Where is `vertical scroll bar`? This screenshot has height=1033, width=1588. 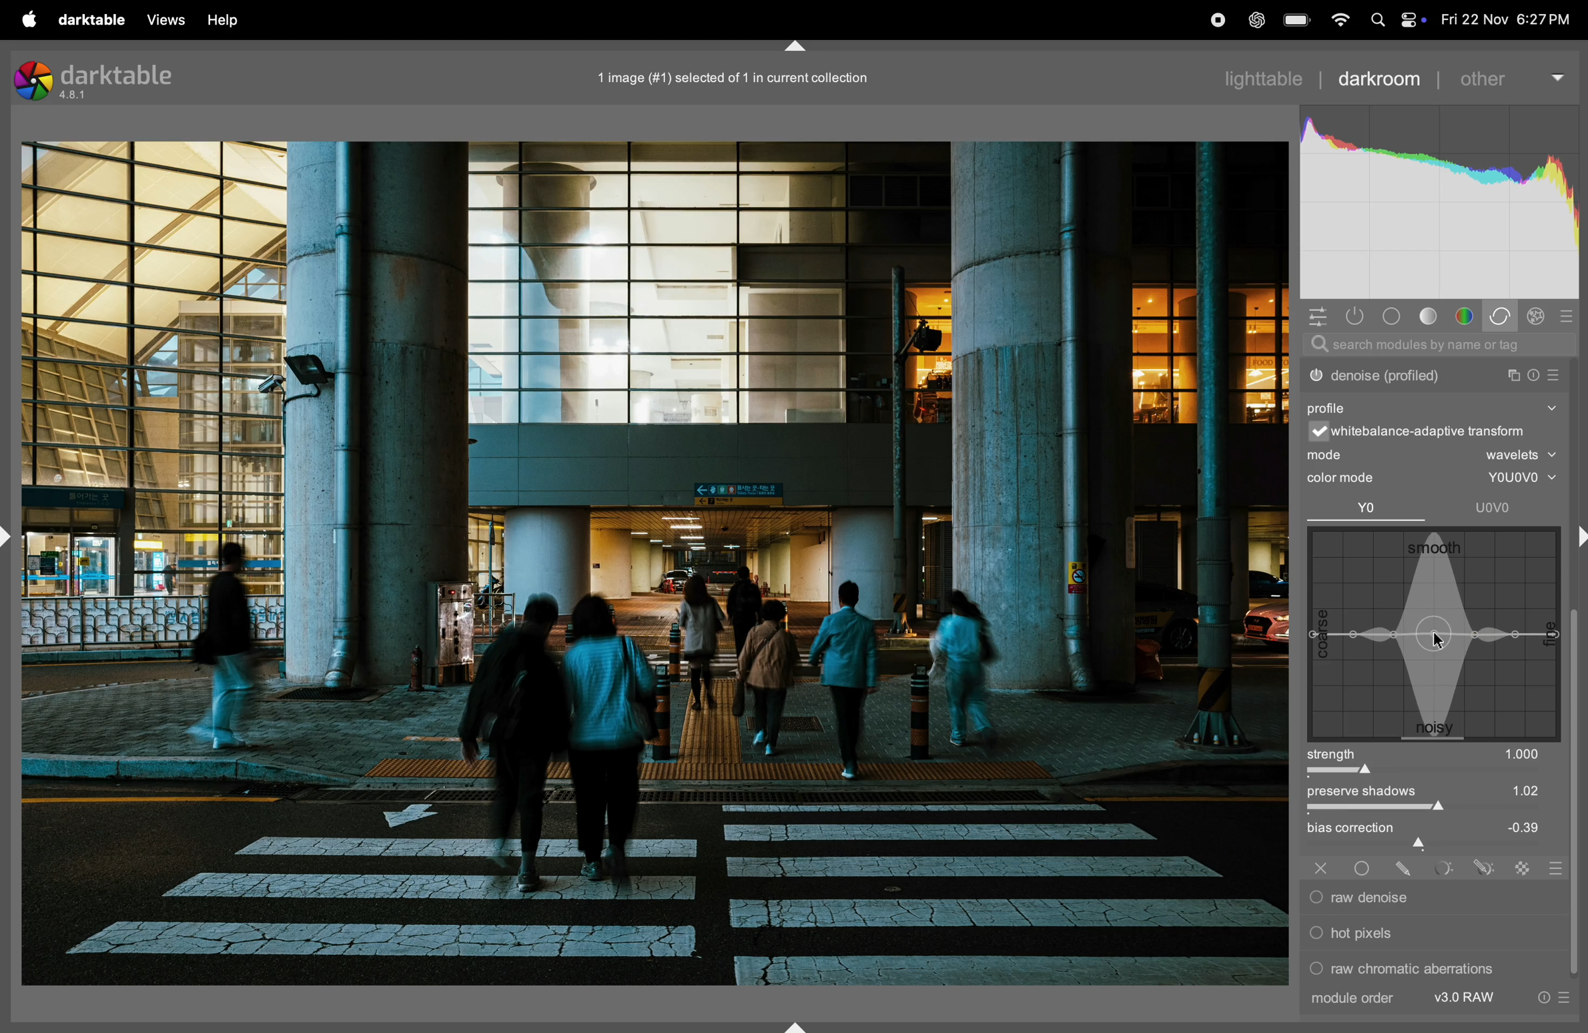
vertical scroll bar is located at coordinates (1577, 794).